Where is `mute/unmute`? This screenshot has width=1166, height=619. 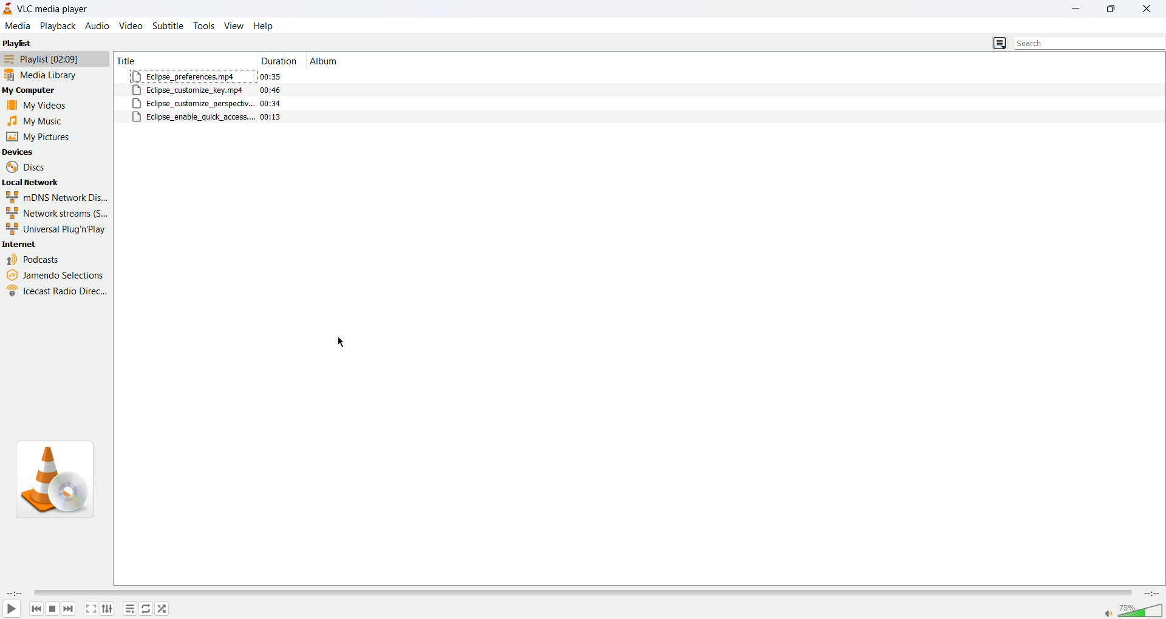 mute/unmute is located at coordinates (1105, 614).